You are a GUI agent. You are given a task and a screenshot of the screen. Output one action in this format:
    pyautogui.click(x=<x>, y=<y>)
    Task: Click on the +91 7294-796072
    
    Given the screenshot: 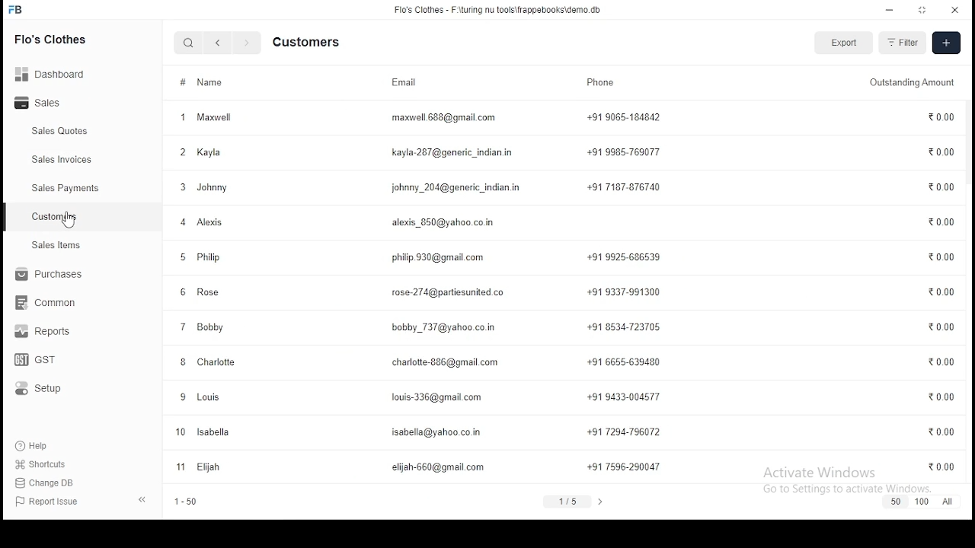 What is the action you would take?
    pyautogui.click(x=624, y=432)
    